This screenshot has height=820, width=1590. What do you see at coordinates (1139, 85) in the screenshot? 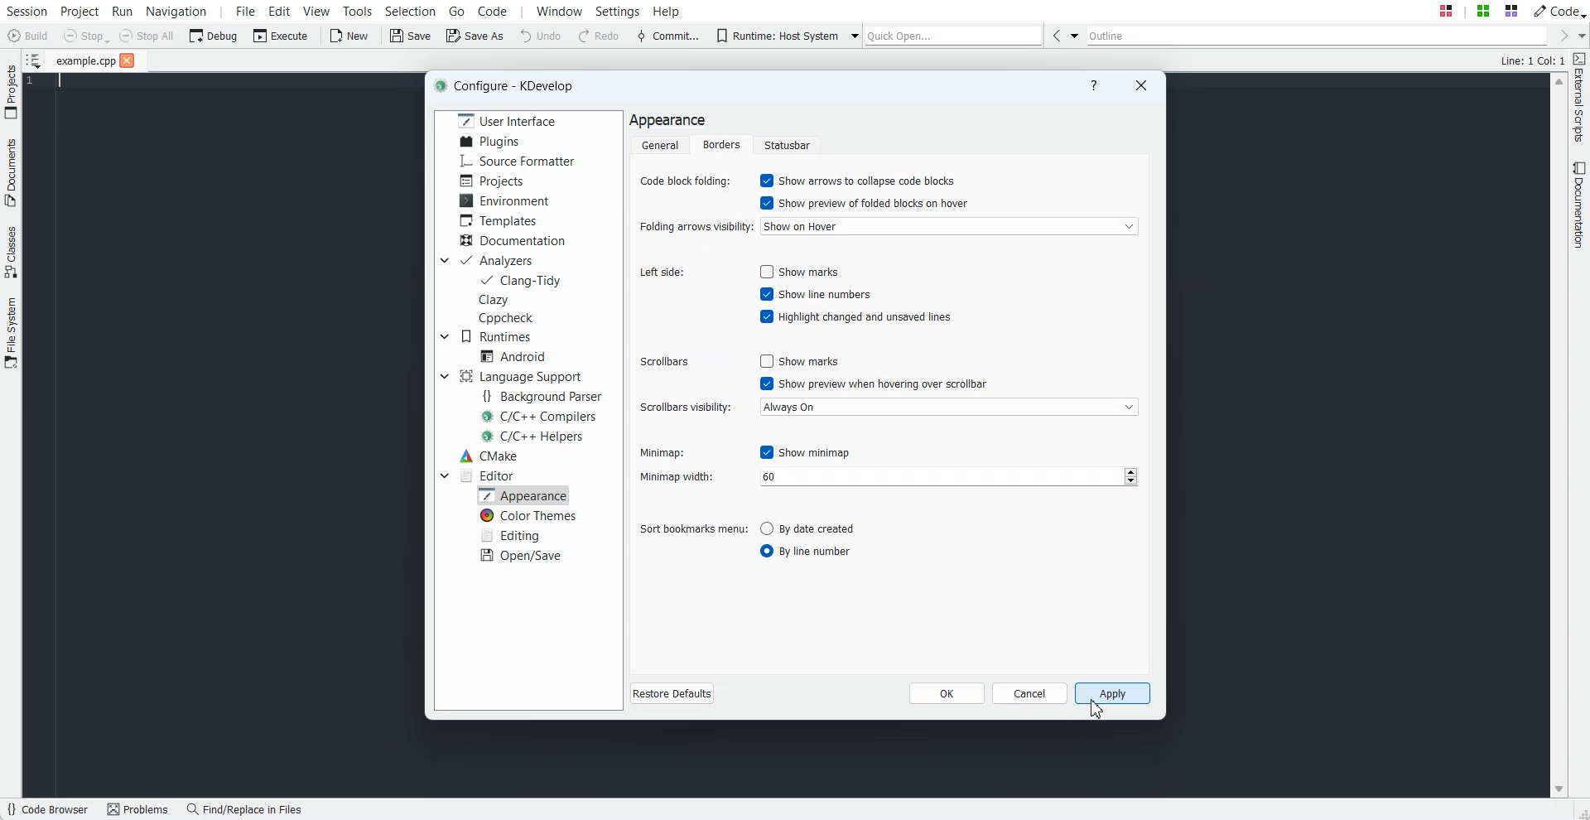
I see `Close` at bounding box center [1139, 85].